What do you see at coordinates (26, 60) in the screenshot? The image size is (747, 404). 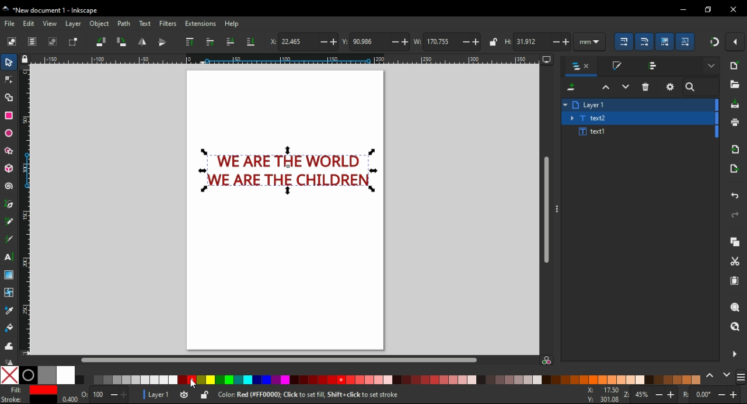 I see `lock` at bounding box center [26, 60].